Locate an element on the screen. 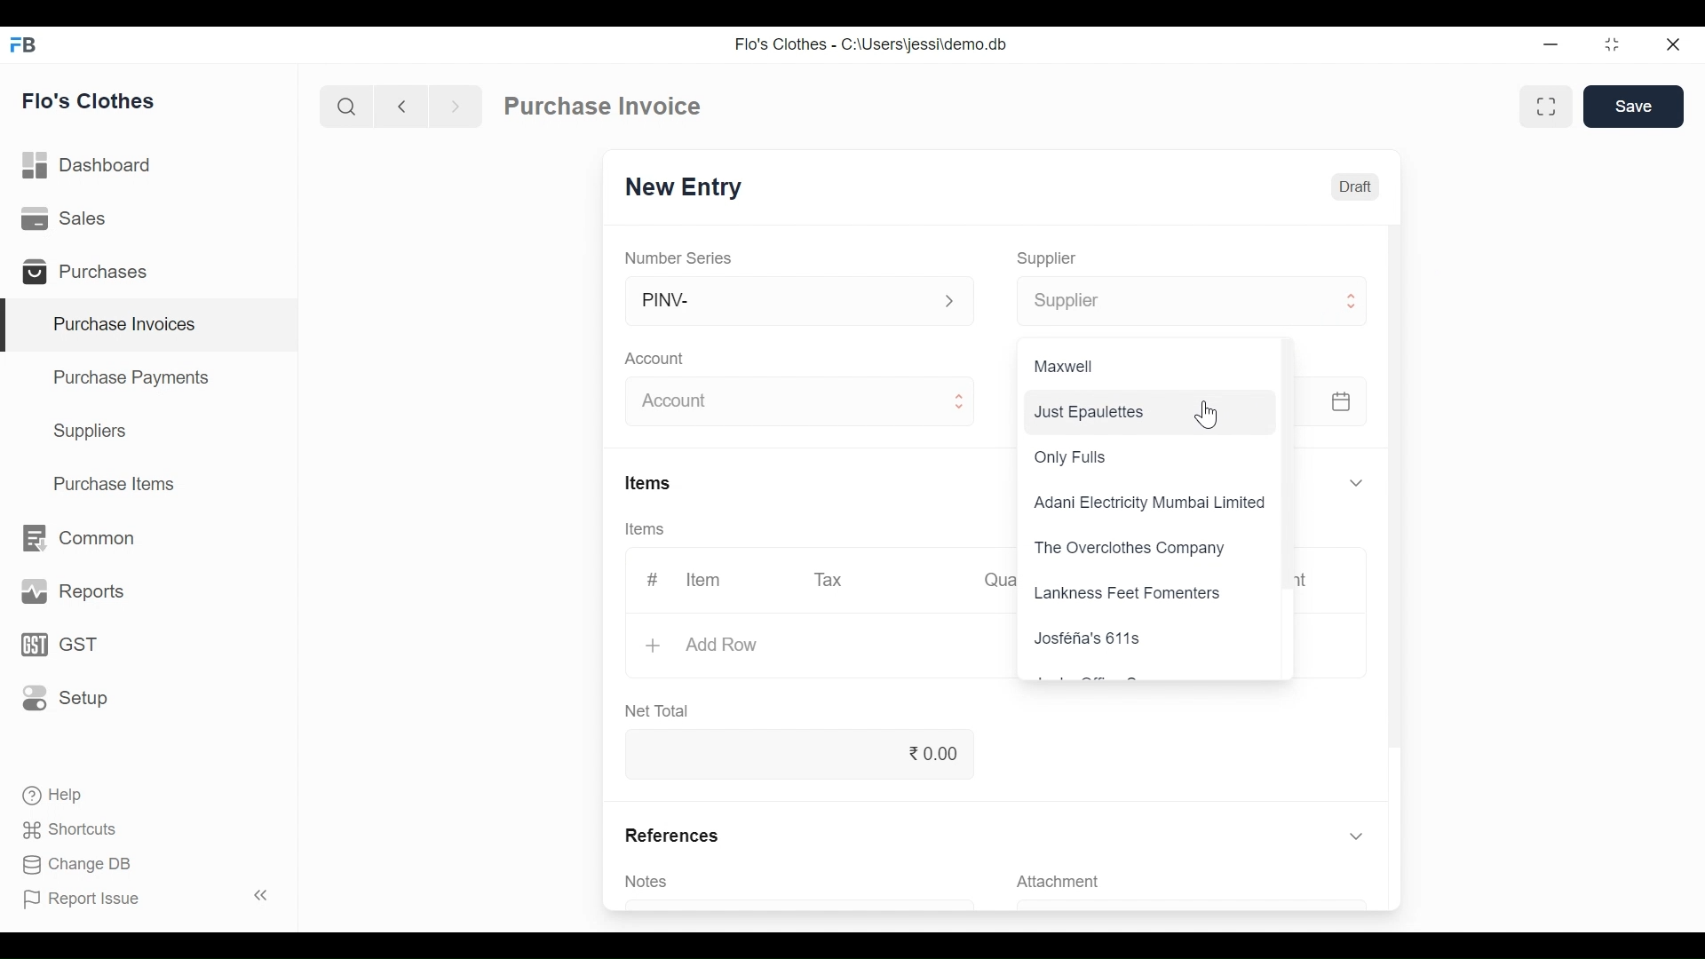 Image resolution: width=1705 pixels, height=959 pixels. Account is located at coordinates (783, 400).